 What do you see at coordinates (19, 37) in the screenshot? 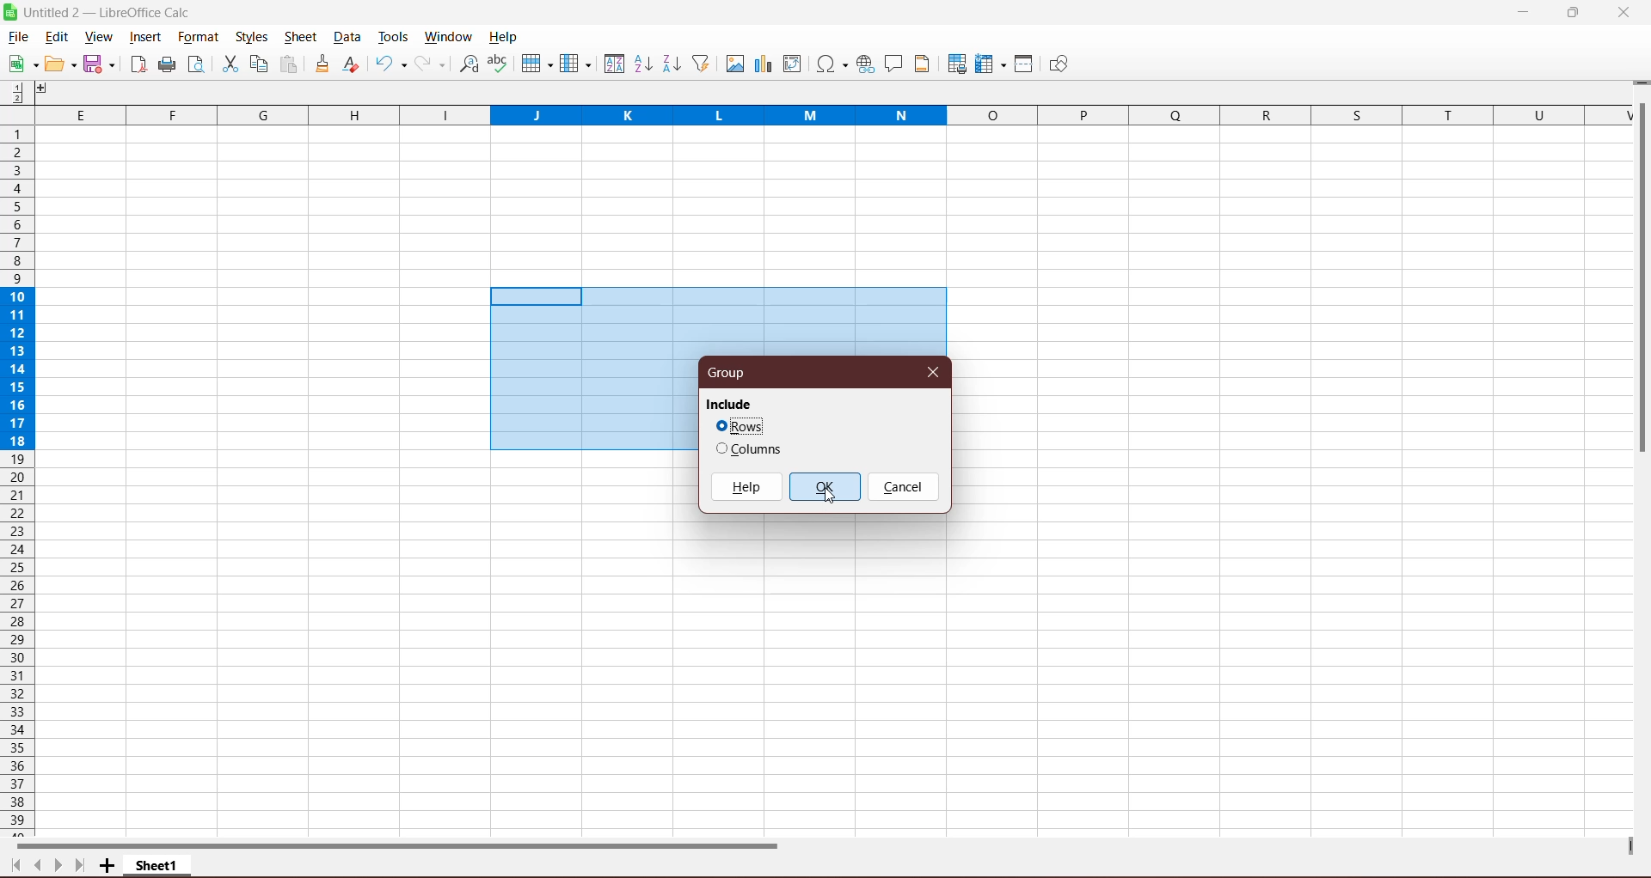
I see `File` at bounding box center [19, 37].